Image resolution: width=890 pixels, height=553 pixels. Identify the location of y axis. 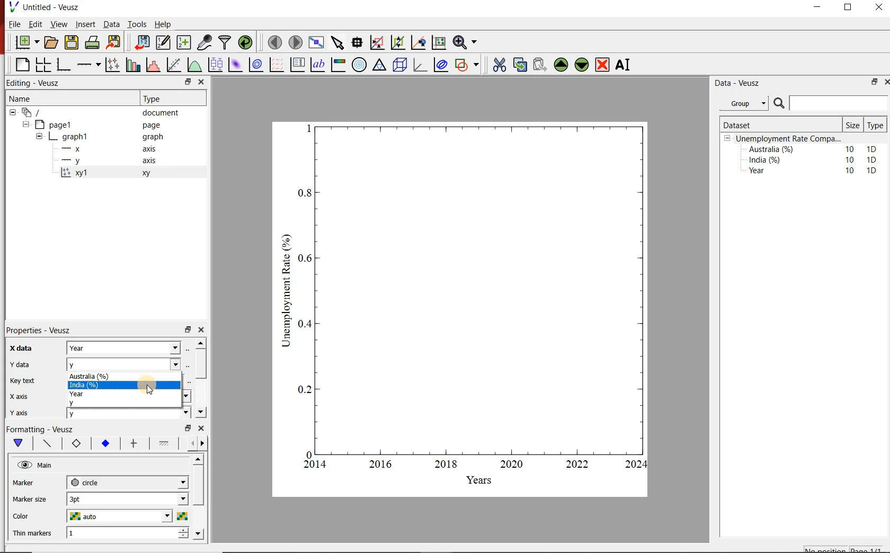
(114, 161).